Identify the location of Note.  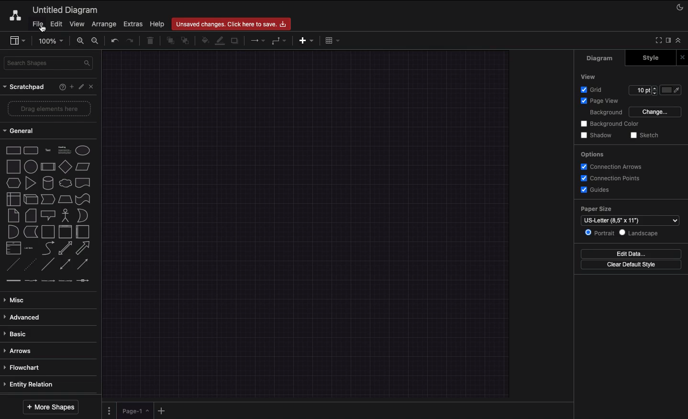
(12, 216).